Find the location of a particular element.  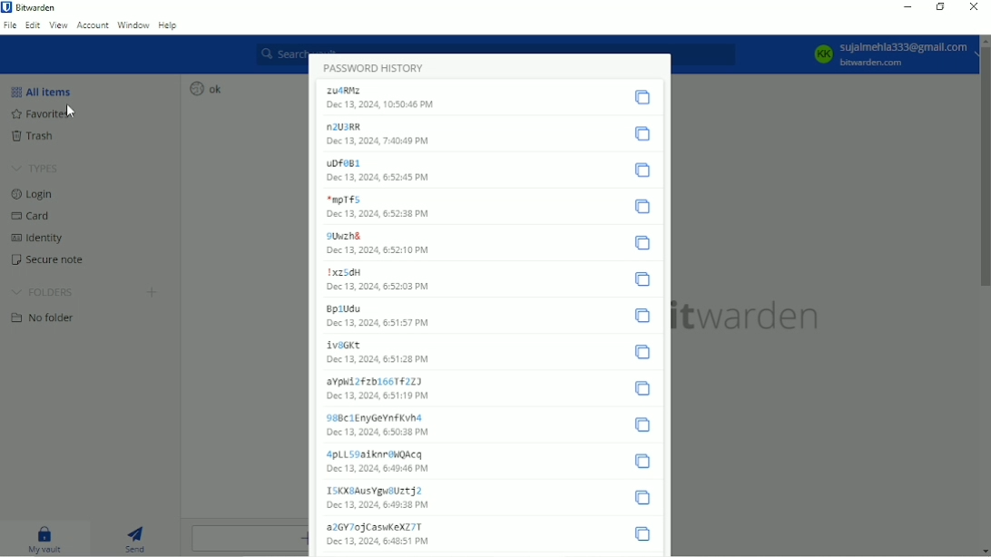

Copy password is located at coordinates (643, 133).